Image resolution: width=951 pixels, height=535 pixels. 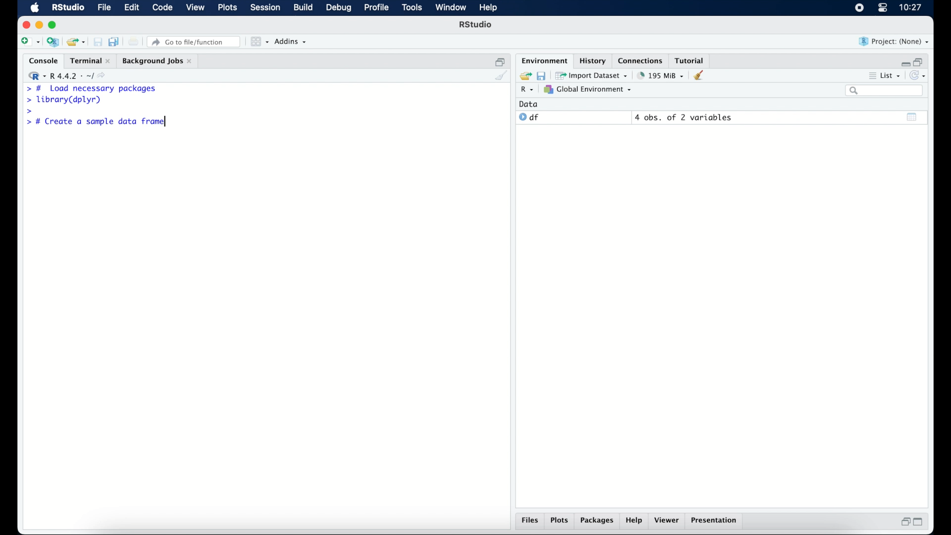 What do you see at coordinates (39, 25) in the screenshot?
I see `minimize` at bounding box center [39, 25].